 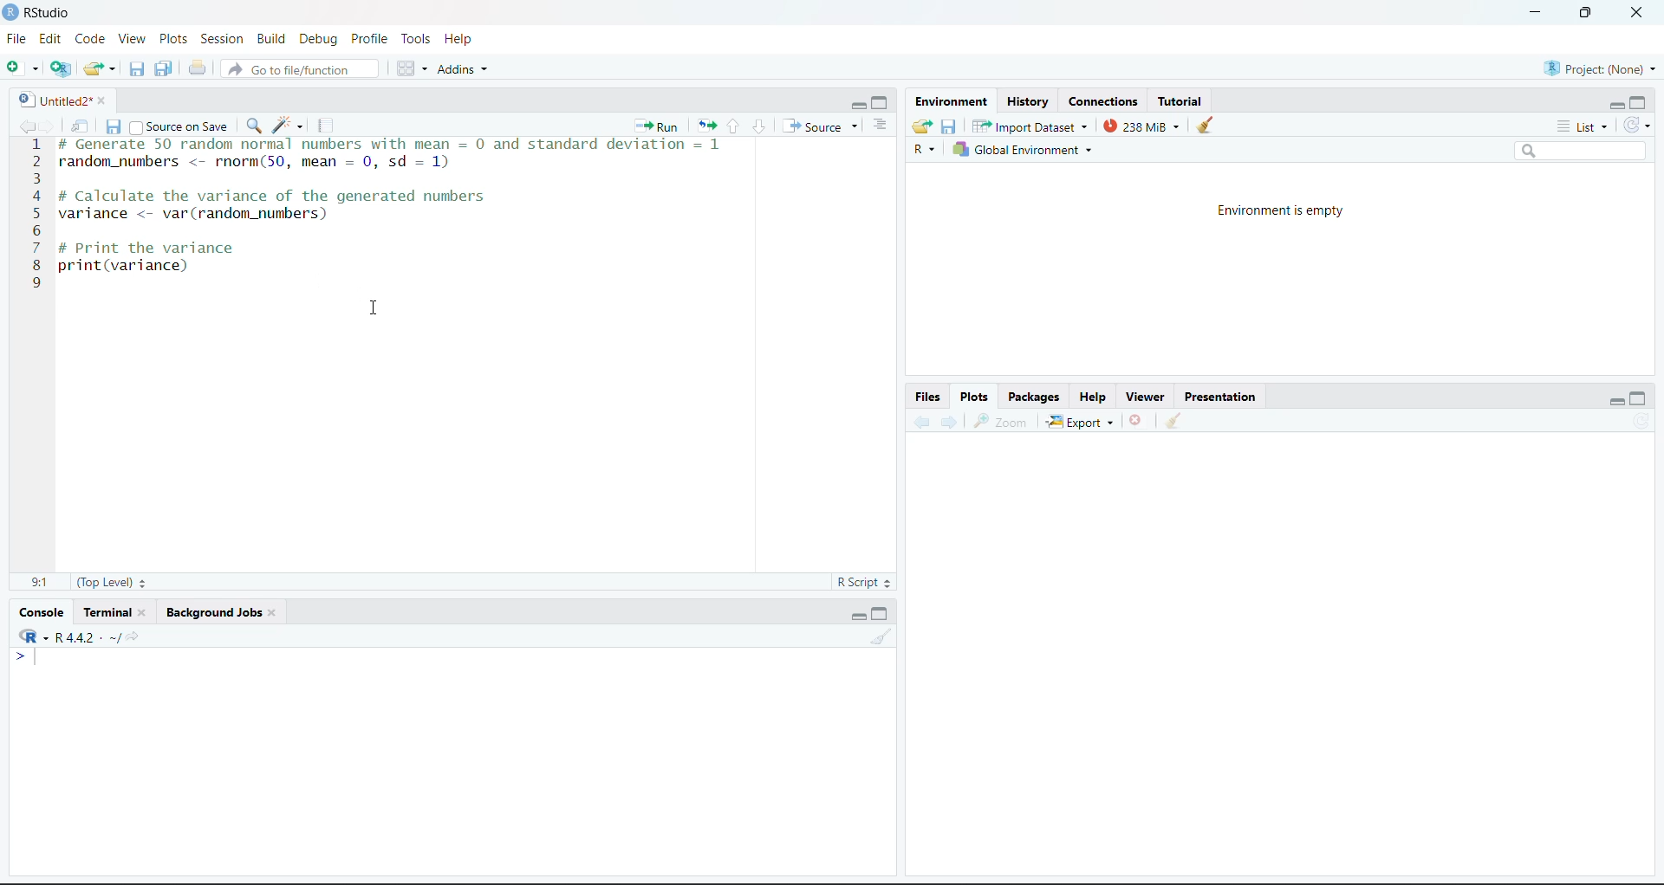 I want to click on Tutorial, so click(x=1180, y=102).